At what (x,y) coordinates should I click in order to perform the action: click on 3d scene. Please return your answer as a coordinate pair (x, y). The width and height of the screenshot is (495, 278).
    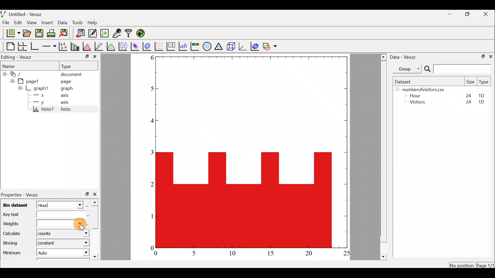
    Looking at the image, I should click on (230, 48).